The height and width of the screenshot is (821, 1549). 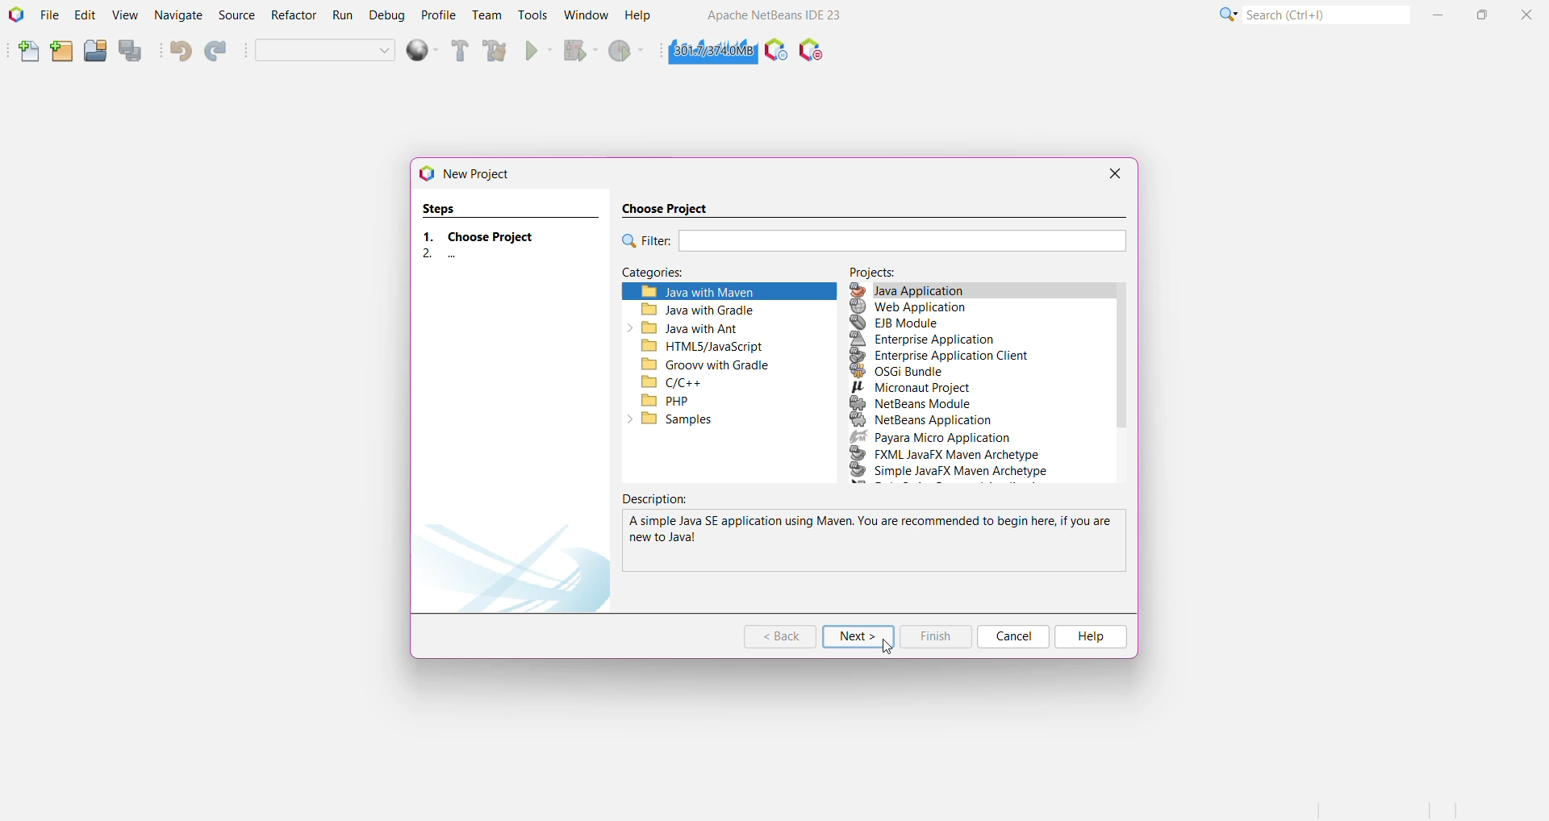 What do you see at coordinates (343, 16) in the screenshot?
I see `Run` at bounding box center [343, 16].